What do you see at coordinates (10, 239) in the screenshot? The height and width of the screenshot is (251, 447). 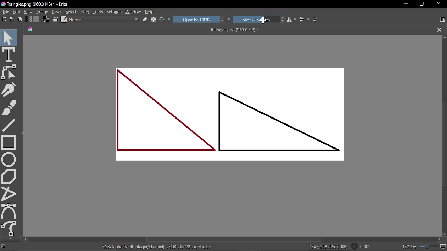 I see `Move down` at bounding box center [10, 239].